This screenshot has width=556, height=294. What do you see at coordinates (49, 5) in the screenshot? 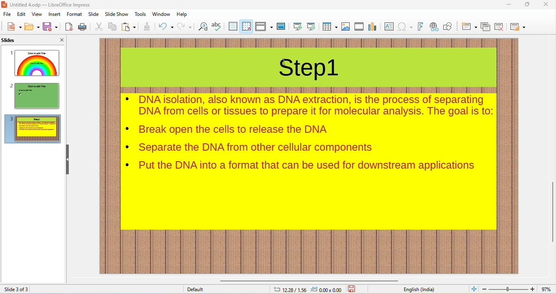
I see `title` at bounding box center [49, 5].